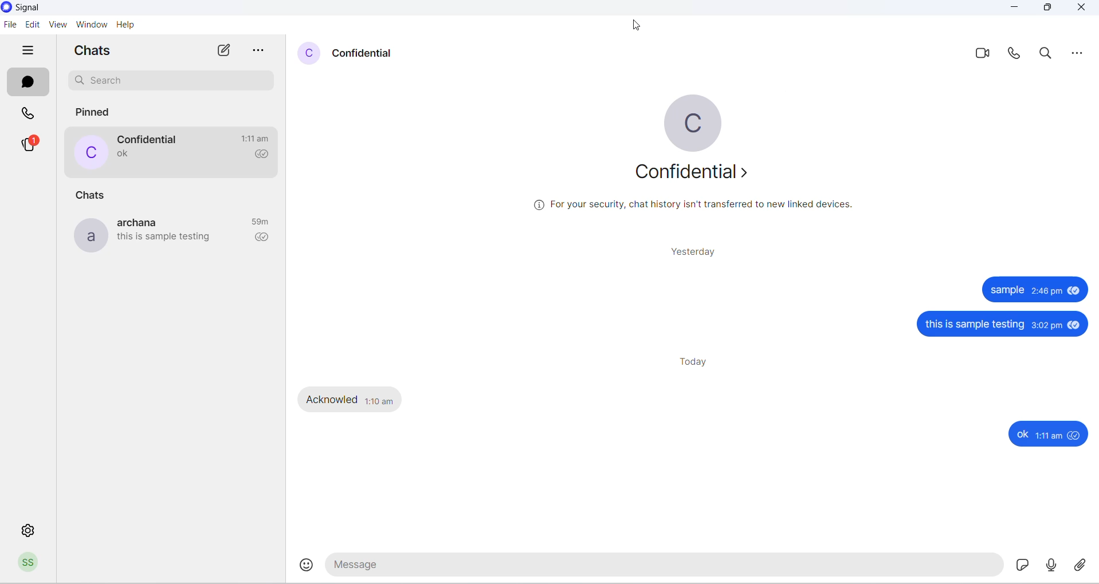 Image resolution: width=1099 pixels, height=584 pixels. I want to click on last message, so click(130, 155).